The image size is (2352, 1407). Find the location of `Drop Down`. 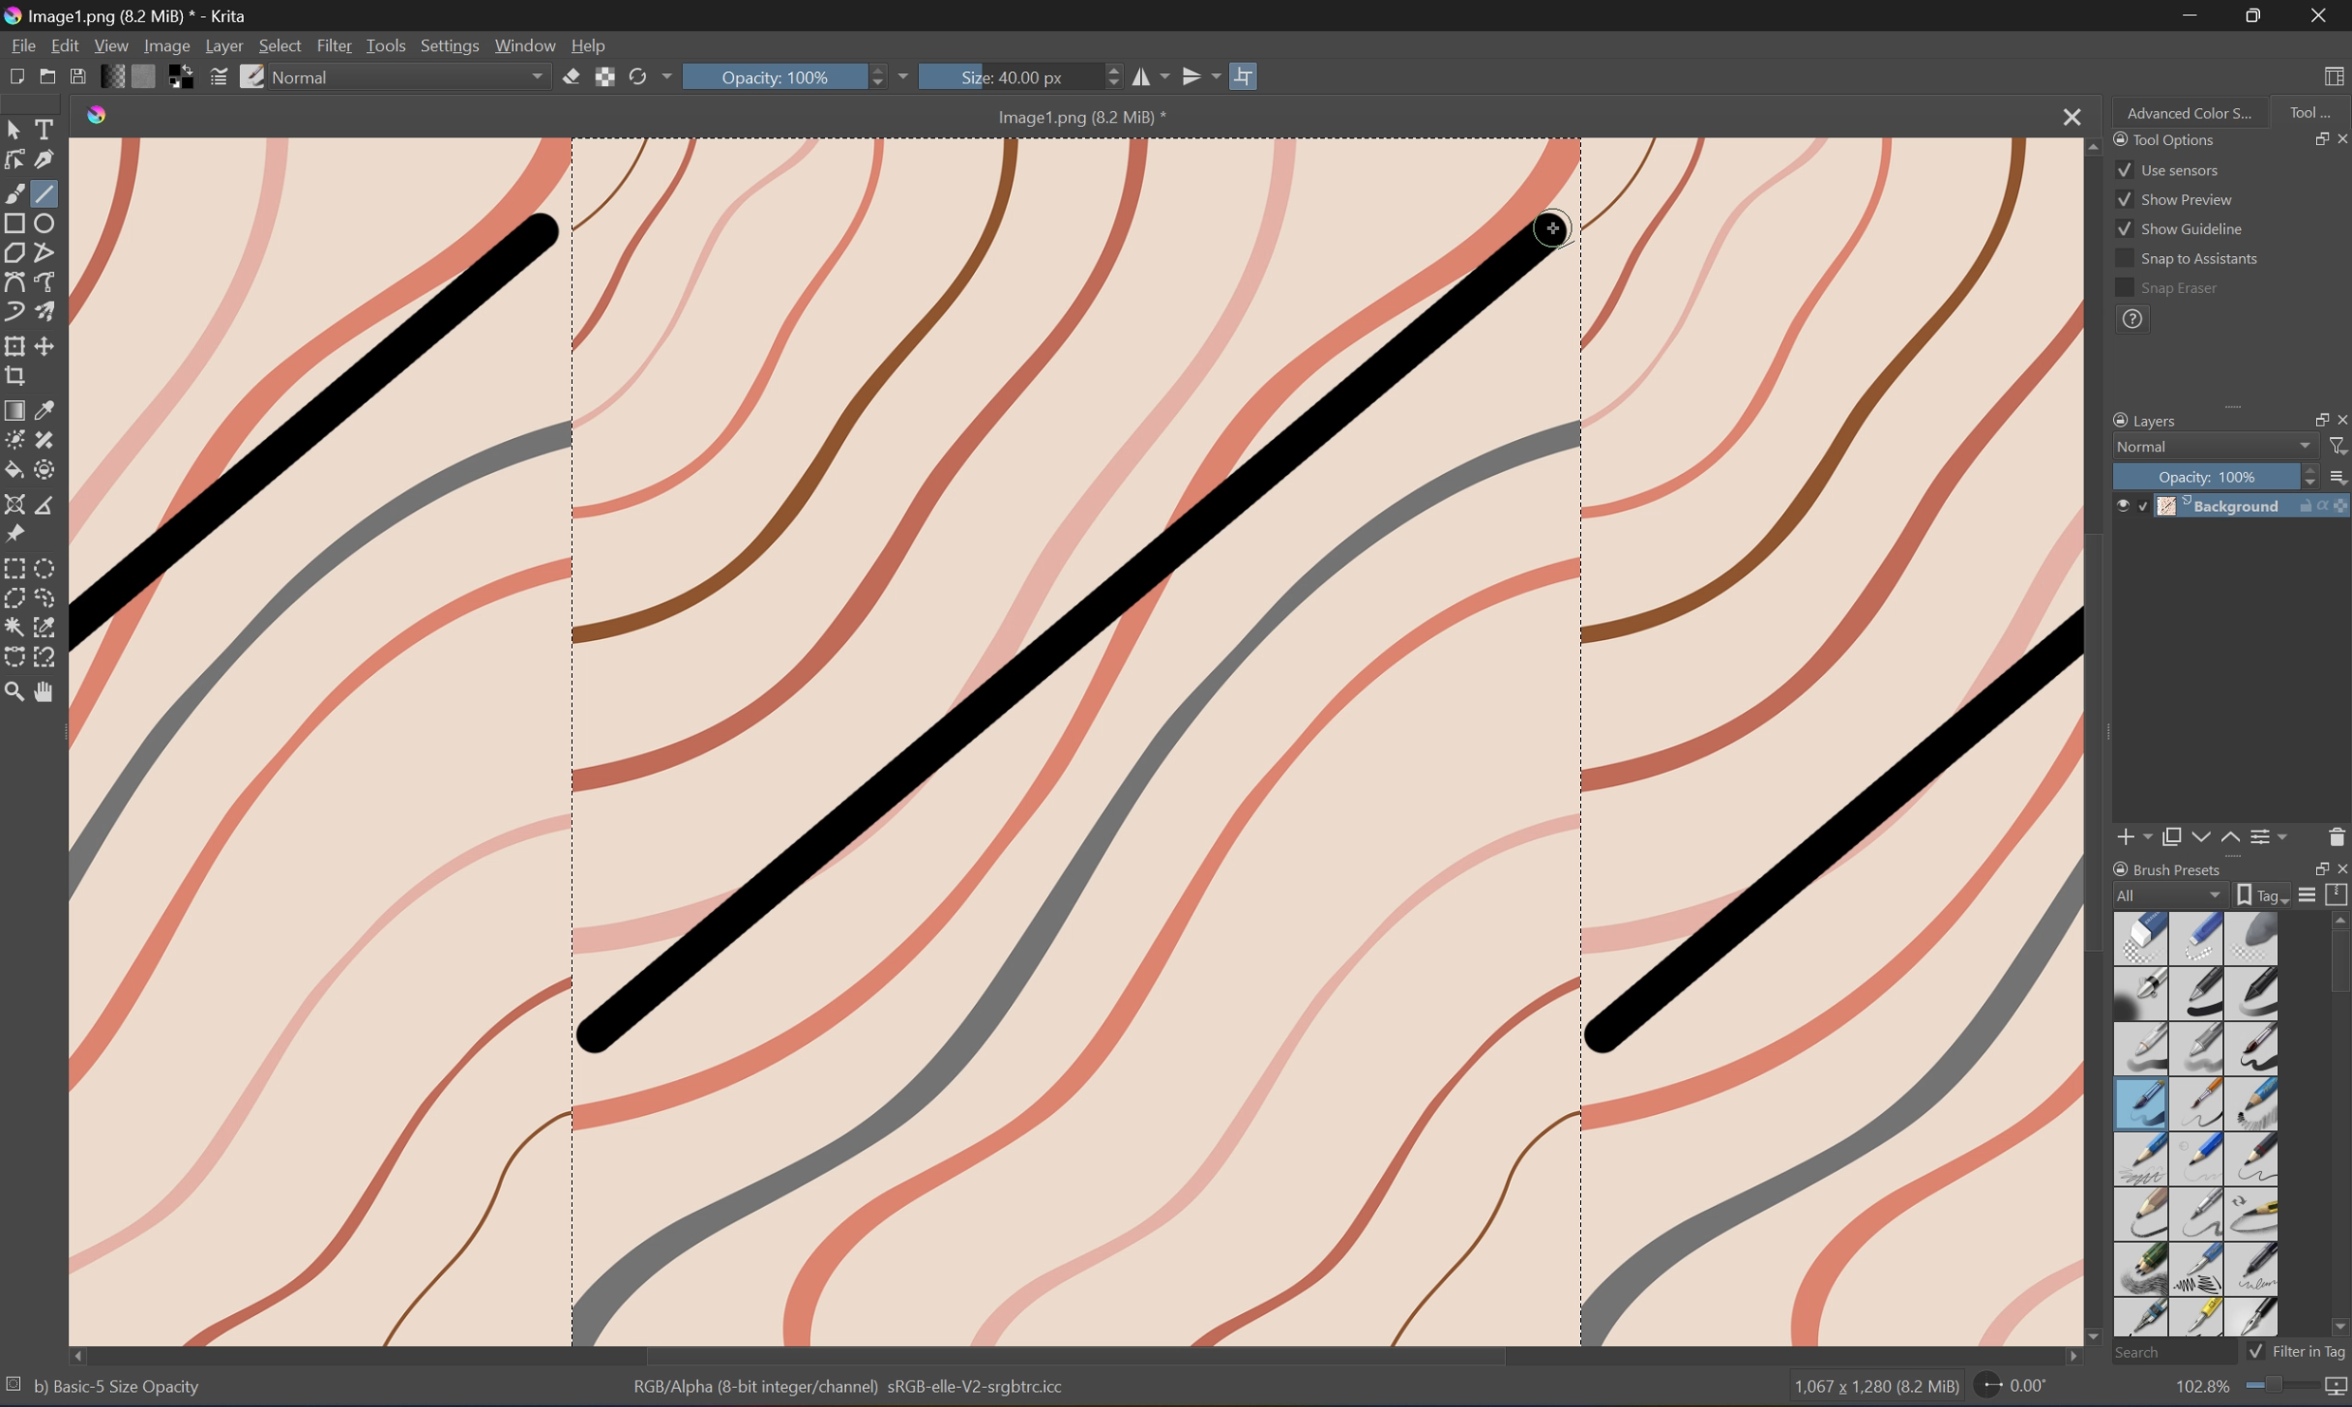

Drop Down is located at coordinates (2304, 447).